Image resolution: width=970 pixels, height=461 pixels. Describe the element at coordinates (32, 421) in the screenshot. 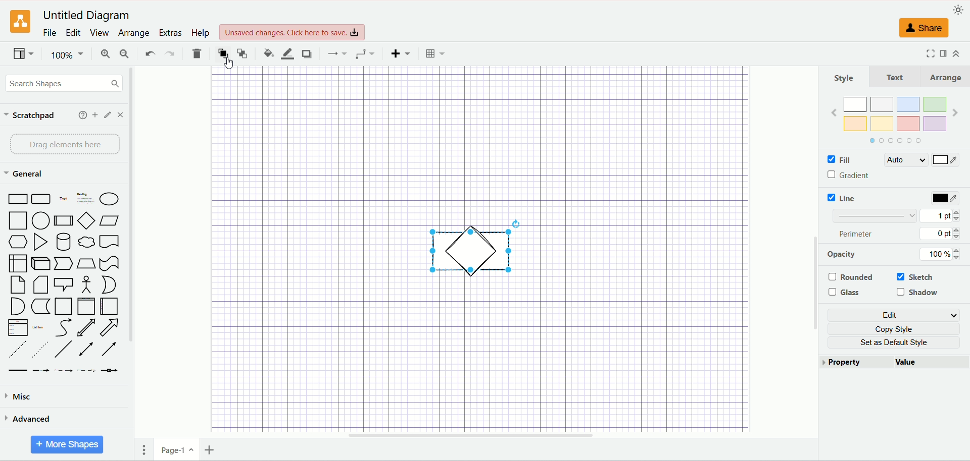

I see `advanced` at that location.